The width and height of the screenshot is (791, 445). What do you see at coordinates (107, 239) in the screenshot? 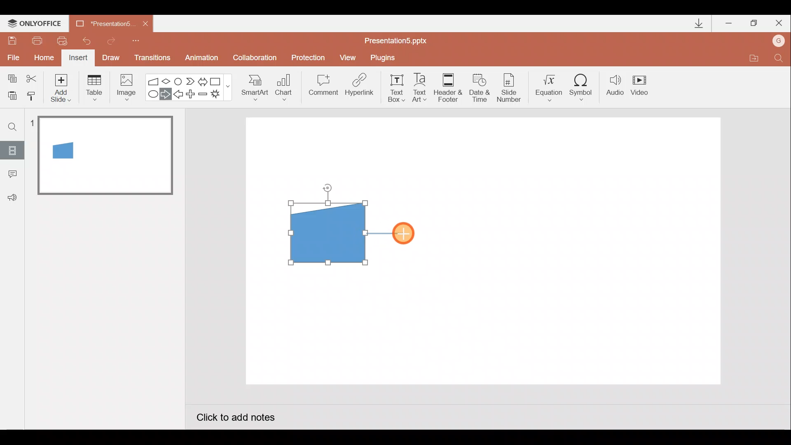
I see `Slide pane` at bounding box center [107, 239].